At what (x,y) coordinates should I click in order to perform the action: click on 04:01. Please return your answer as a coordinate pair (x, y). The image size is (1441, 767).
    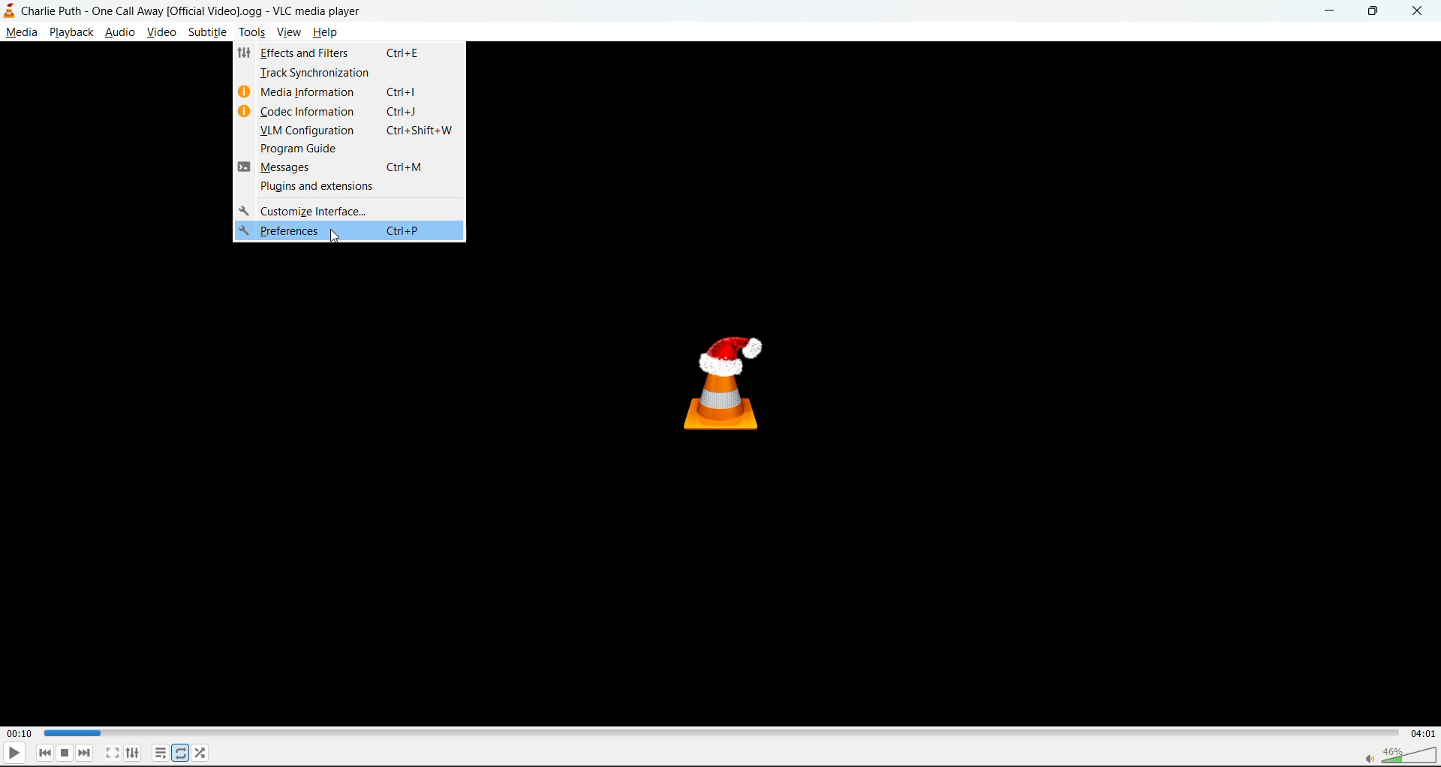
    Looking at the image, I should click on (1423, 734).